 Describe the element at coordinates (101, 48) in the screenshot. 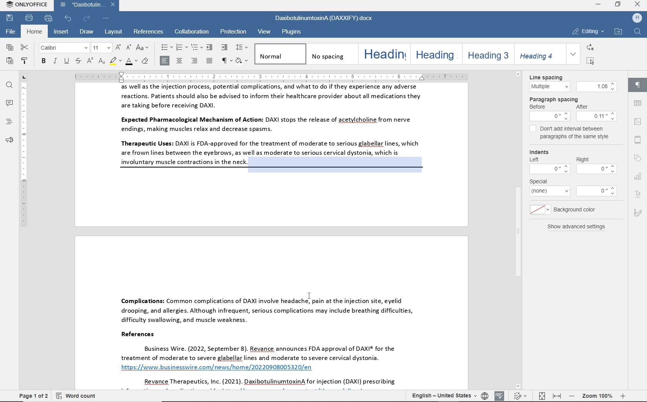

I see `font size` at that location.